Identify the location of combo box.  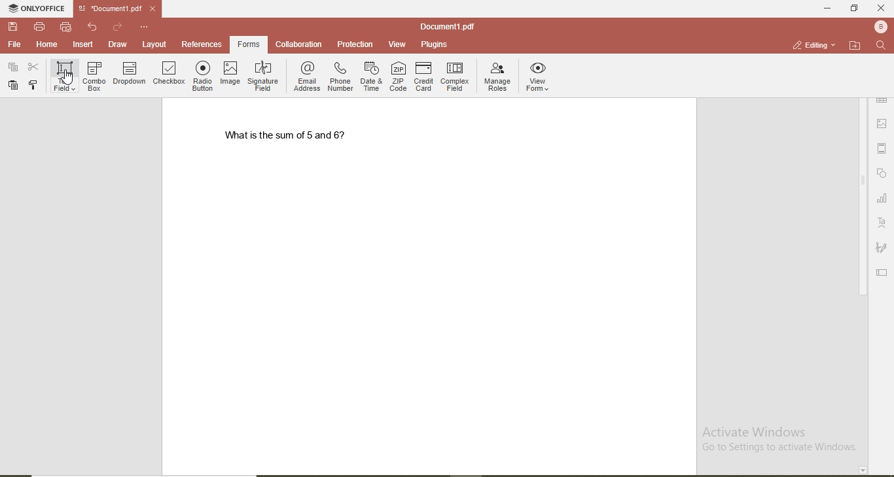
(94, 77).